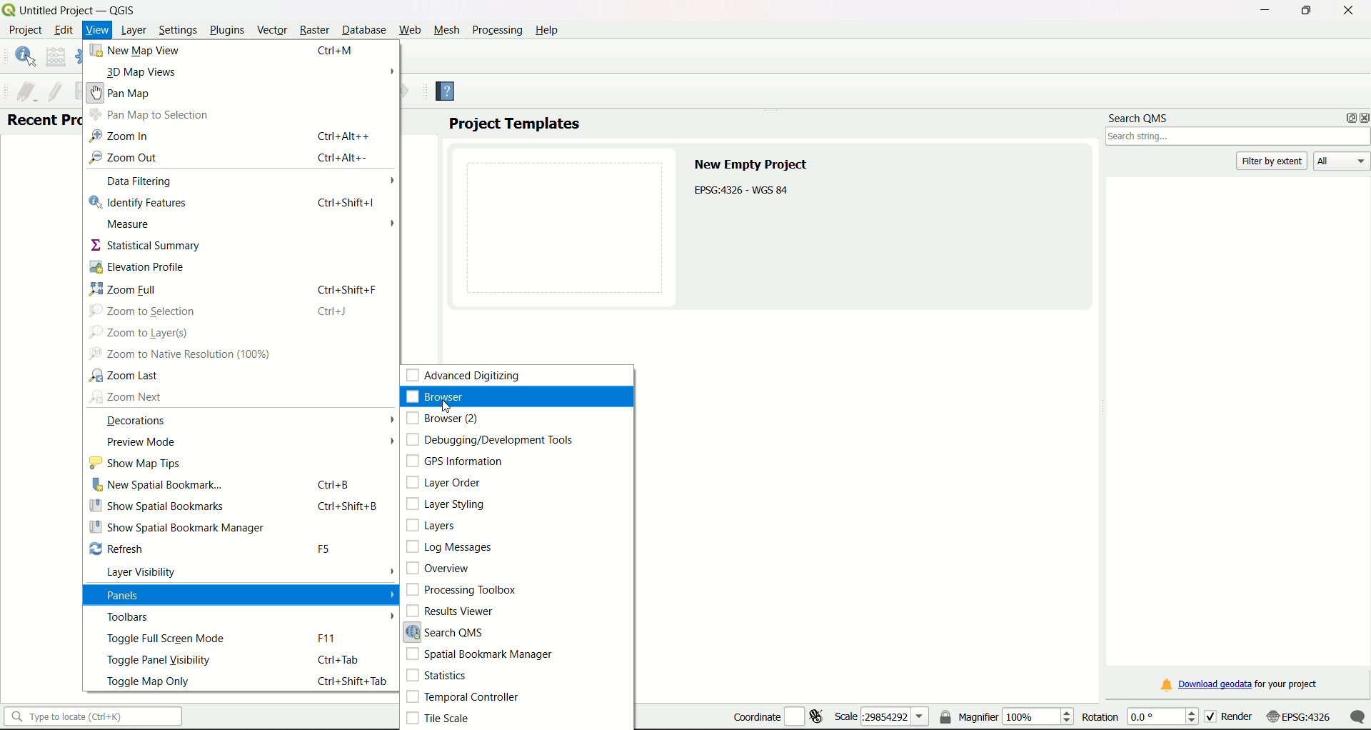  I want to click on Layer, so click(134, 31).